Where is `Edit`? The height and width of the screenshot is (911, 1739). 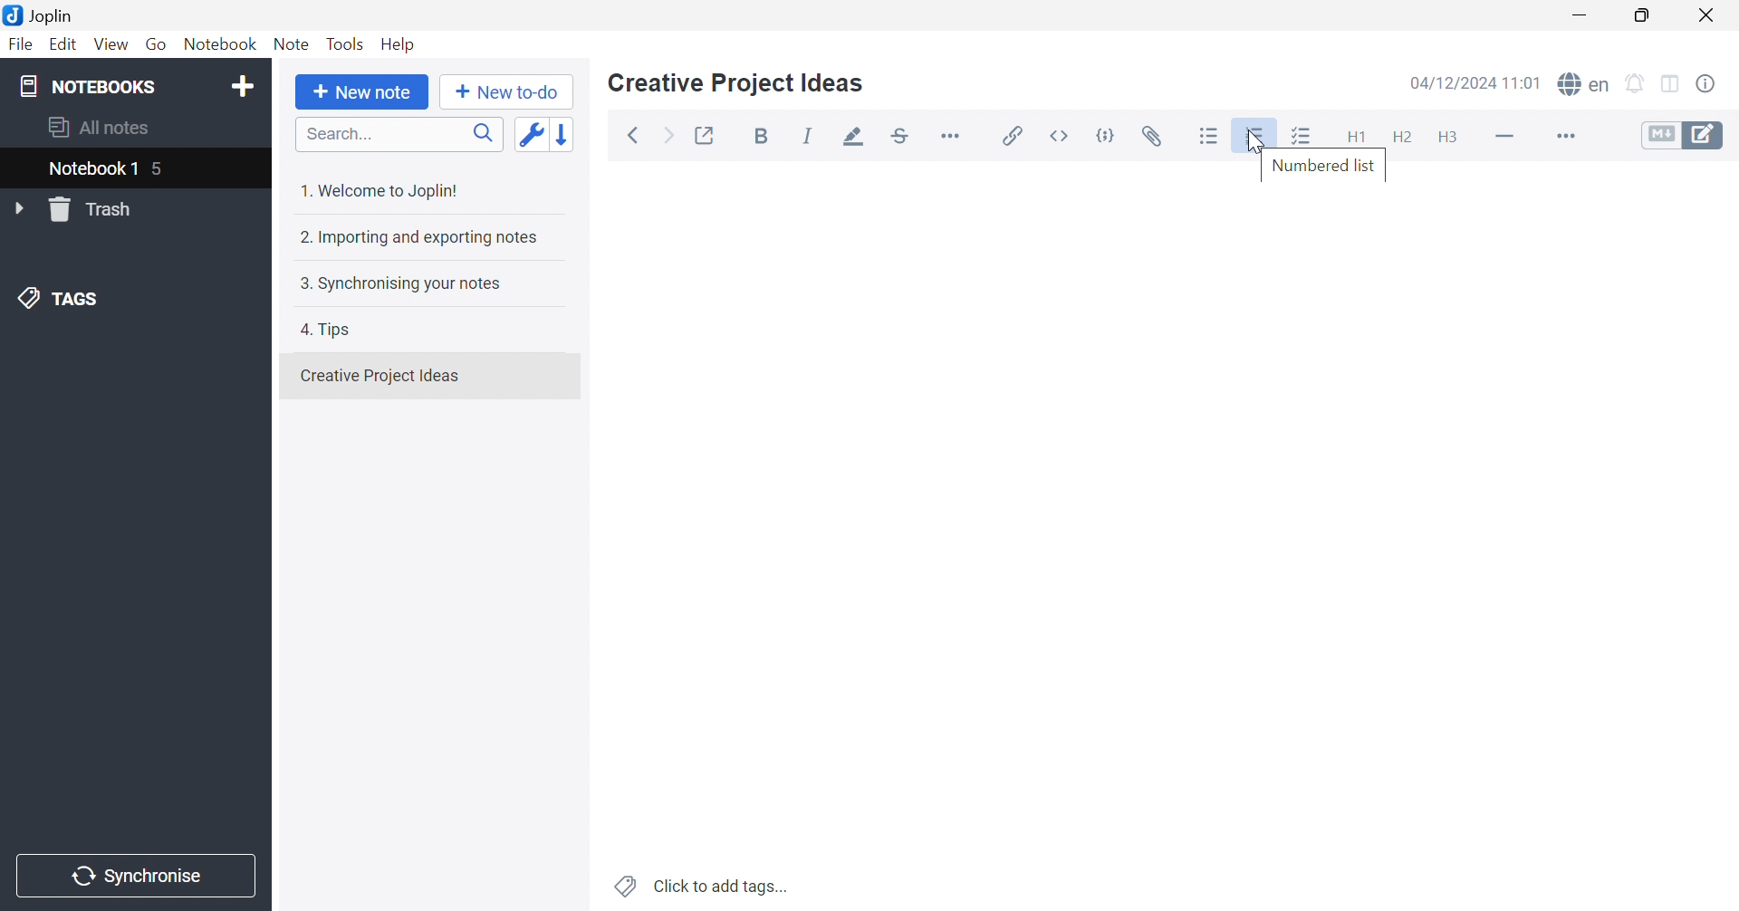 Edit is located at coordinates (64, 47).